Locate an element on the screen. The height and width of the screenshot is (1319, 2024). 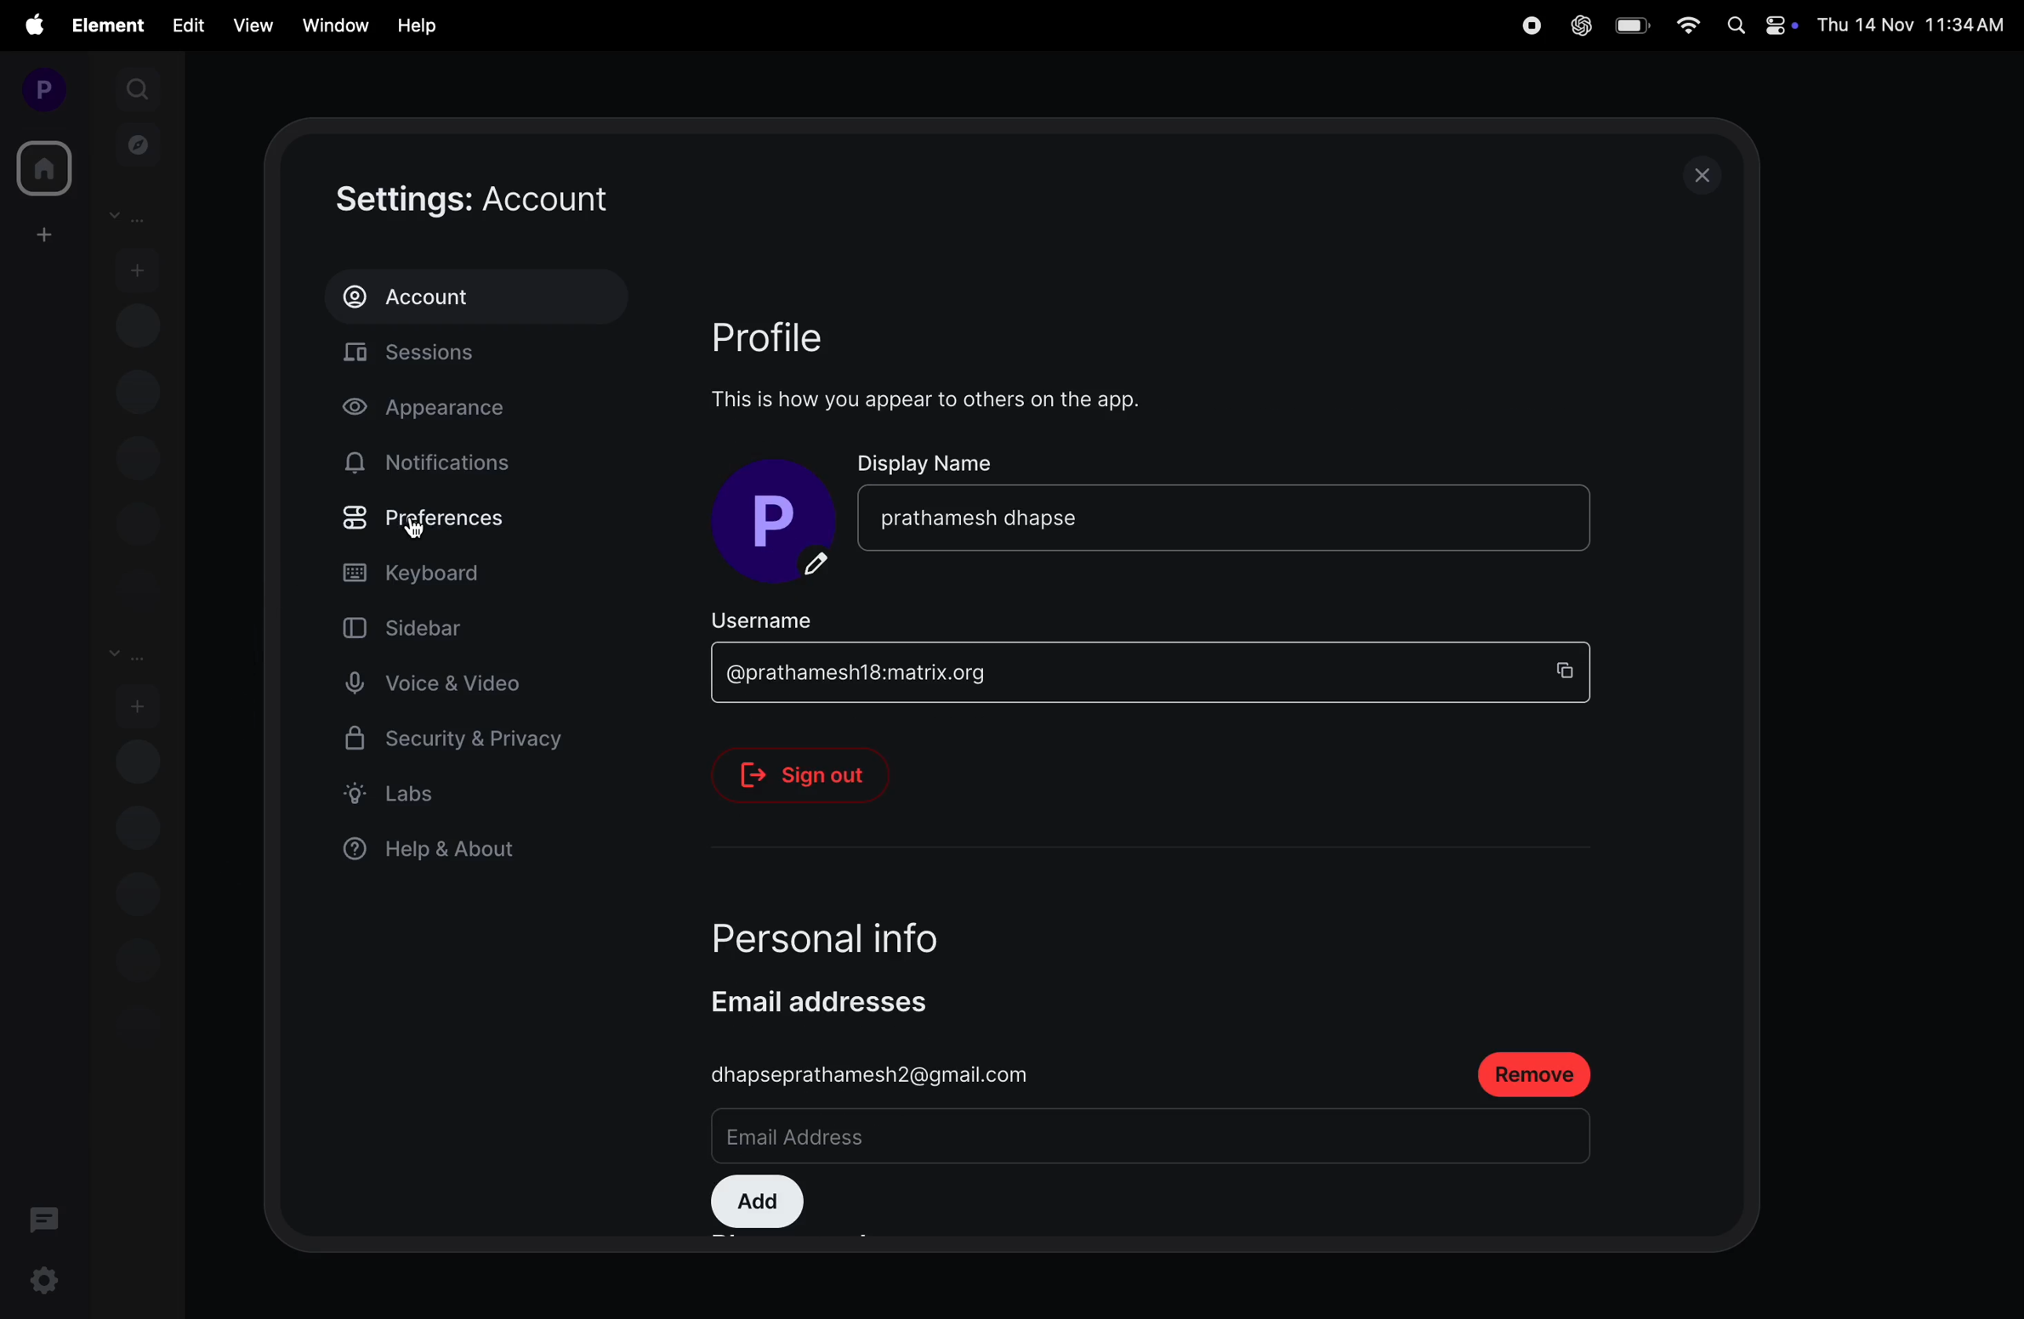
preference is located at coordinates (441, 521).